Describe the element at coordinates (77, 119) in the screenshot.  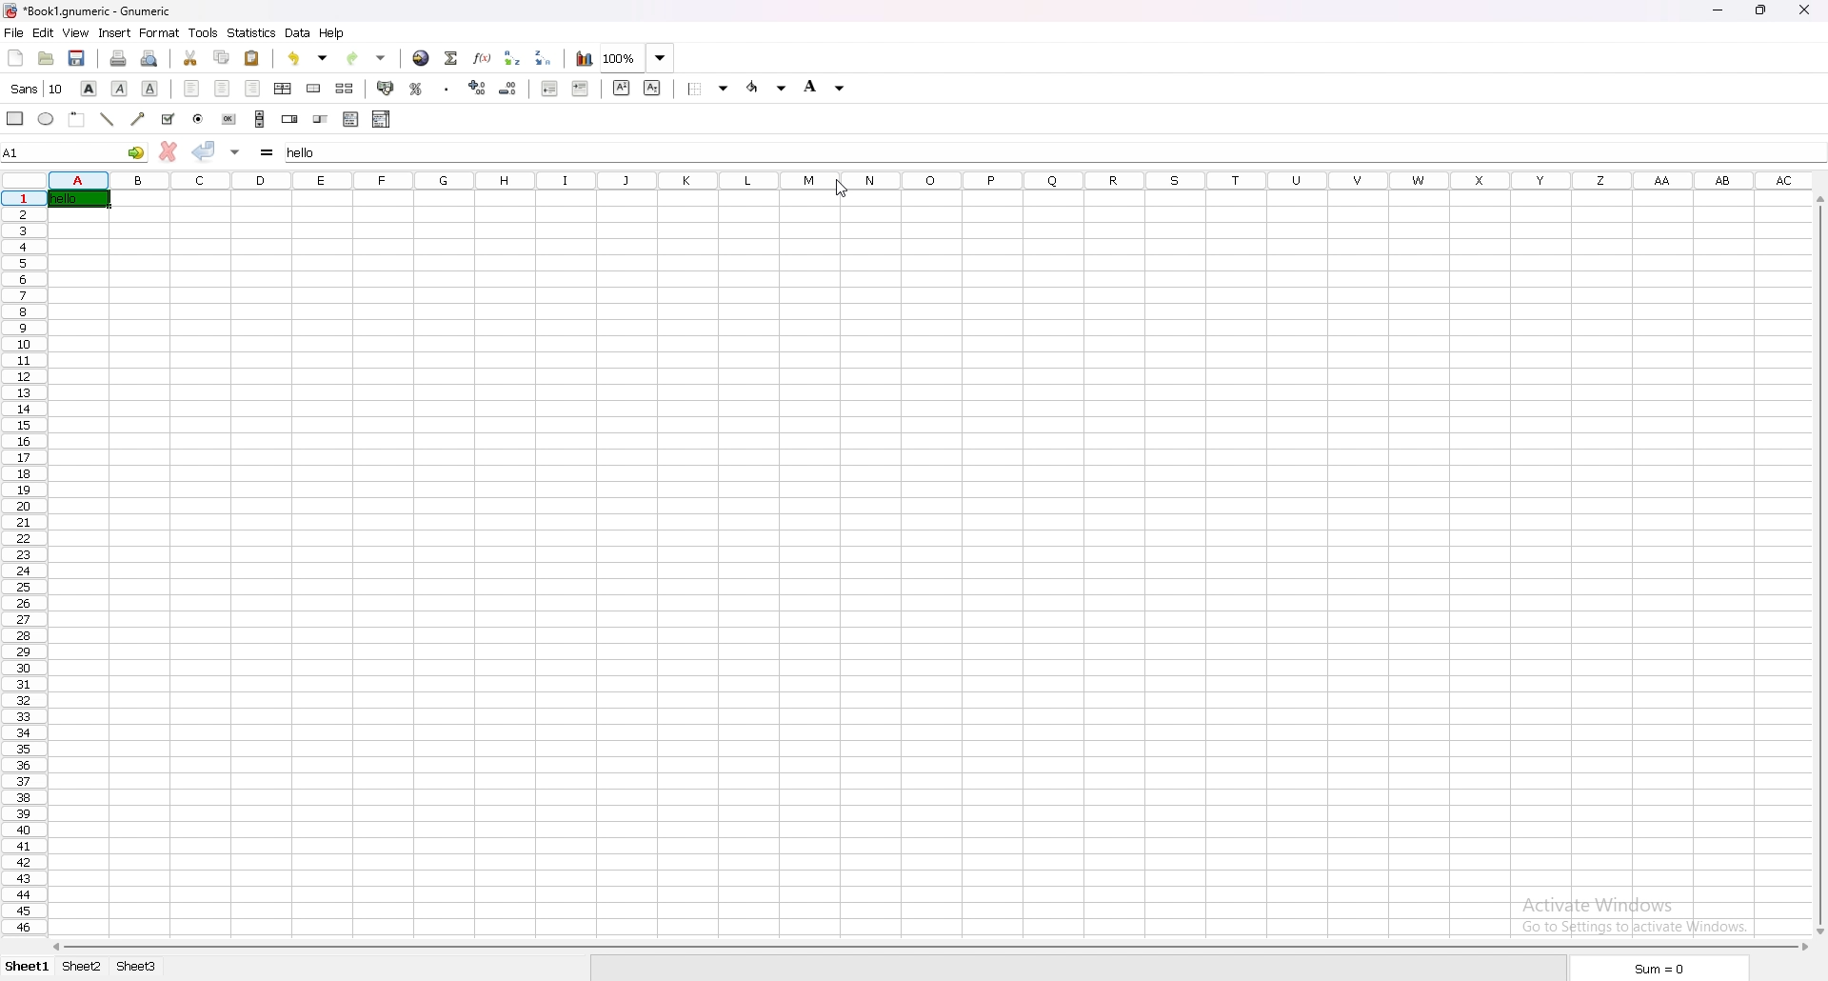
I see `frame` at that location.